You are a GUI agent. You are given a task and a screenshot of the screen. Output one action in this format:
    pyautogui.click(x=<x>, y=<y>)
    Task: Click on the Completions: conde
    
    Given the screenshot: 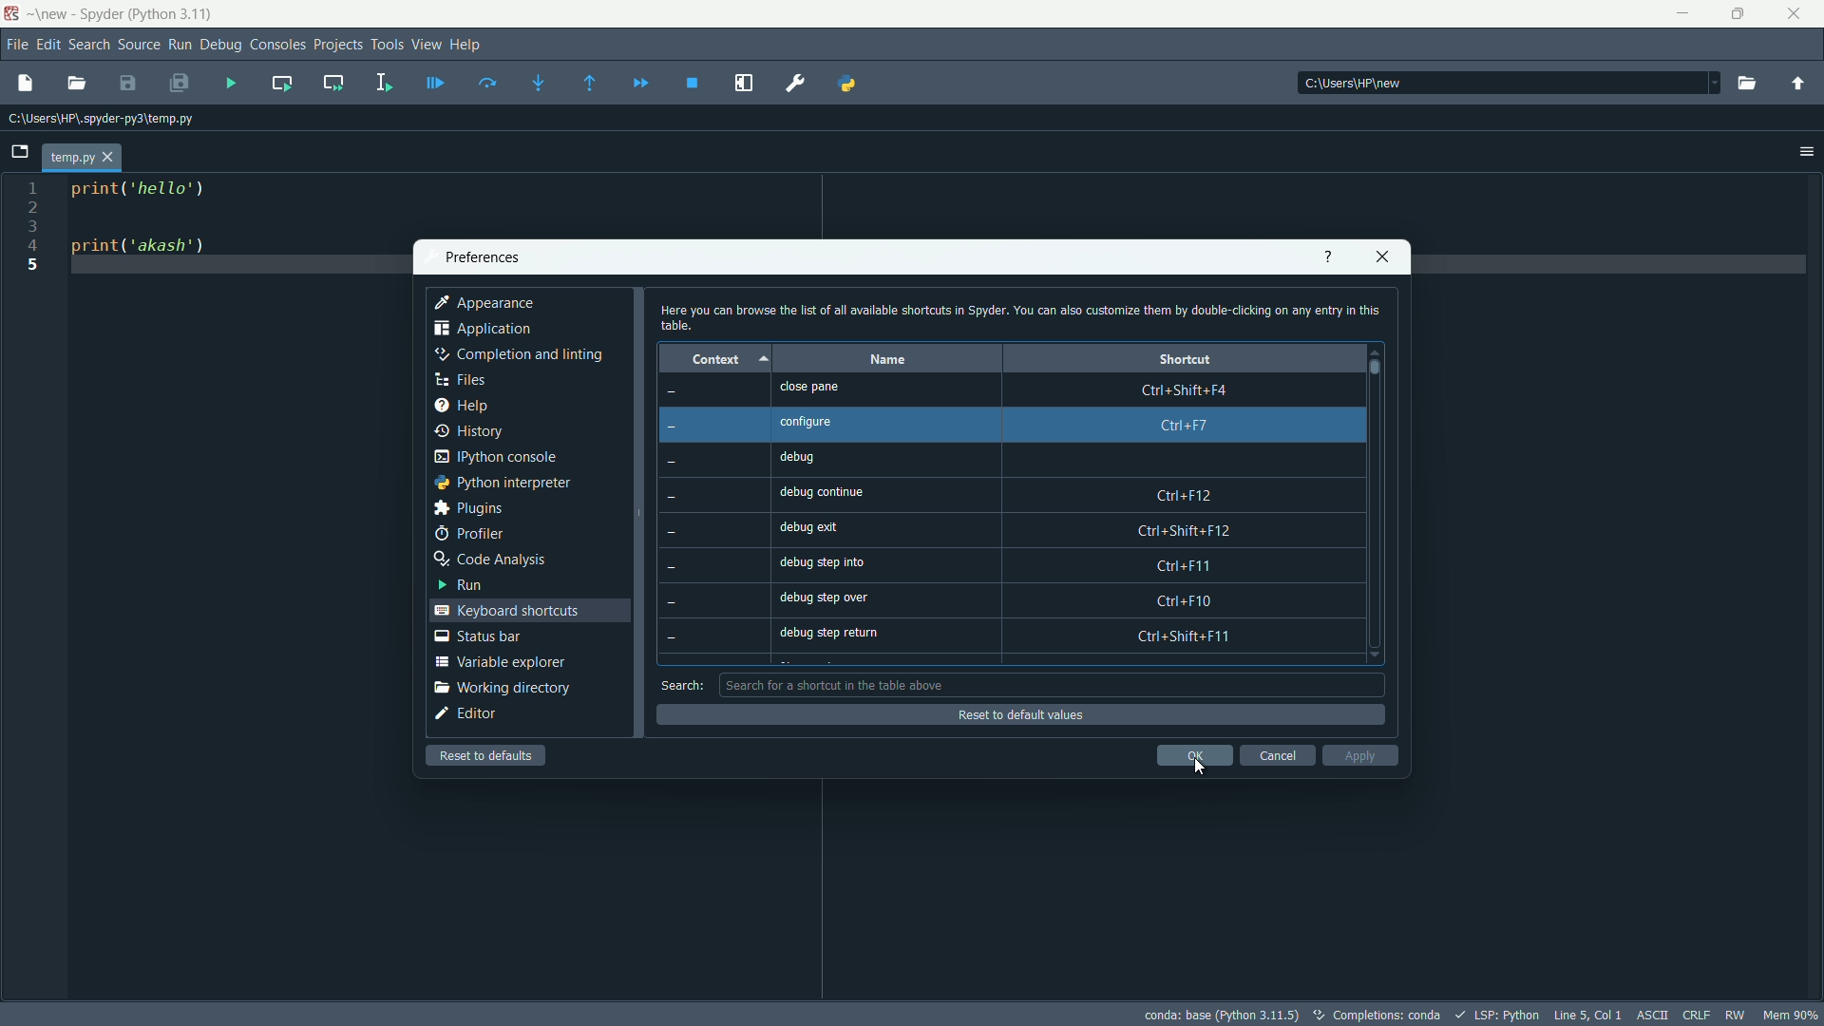 What is the action you would take?
    pyautogui.click(x=1400, y=1015)
    